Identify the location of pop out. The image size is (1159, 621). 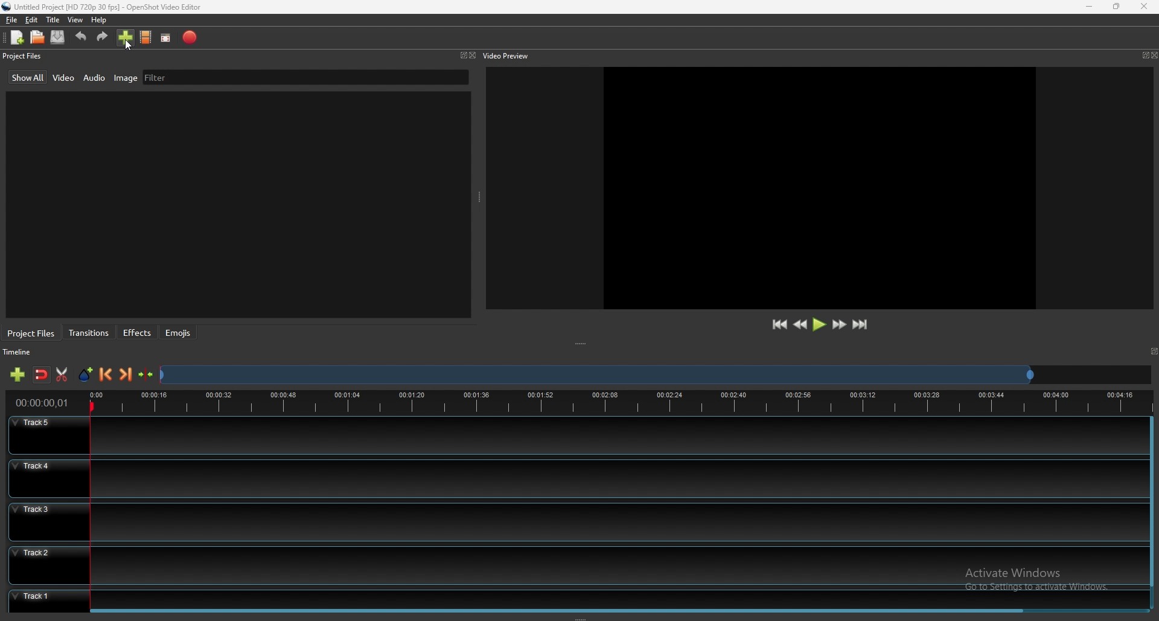
(1144, 55).